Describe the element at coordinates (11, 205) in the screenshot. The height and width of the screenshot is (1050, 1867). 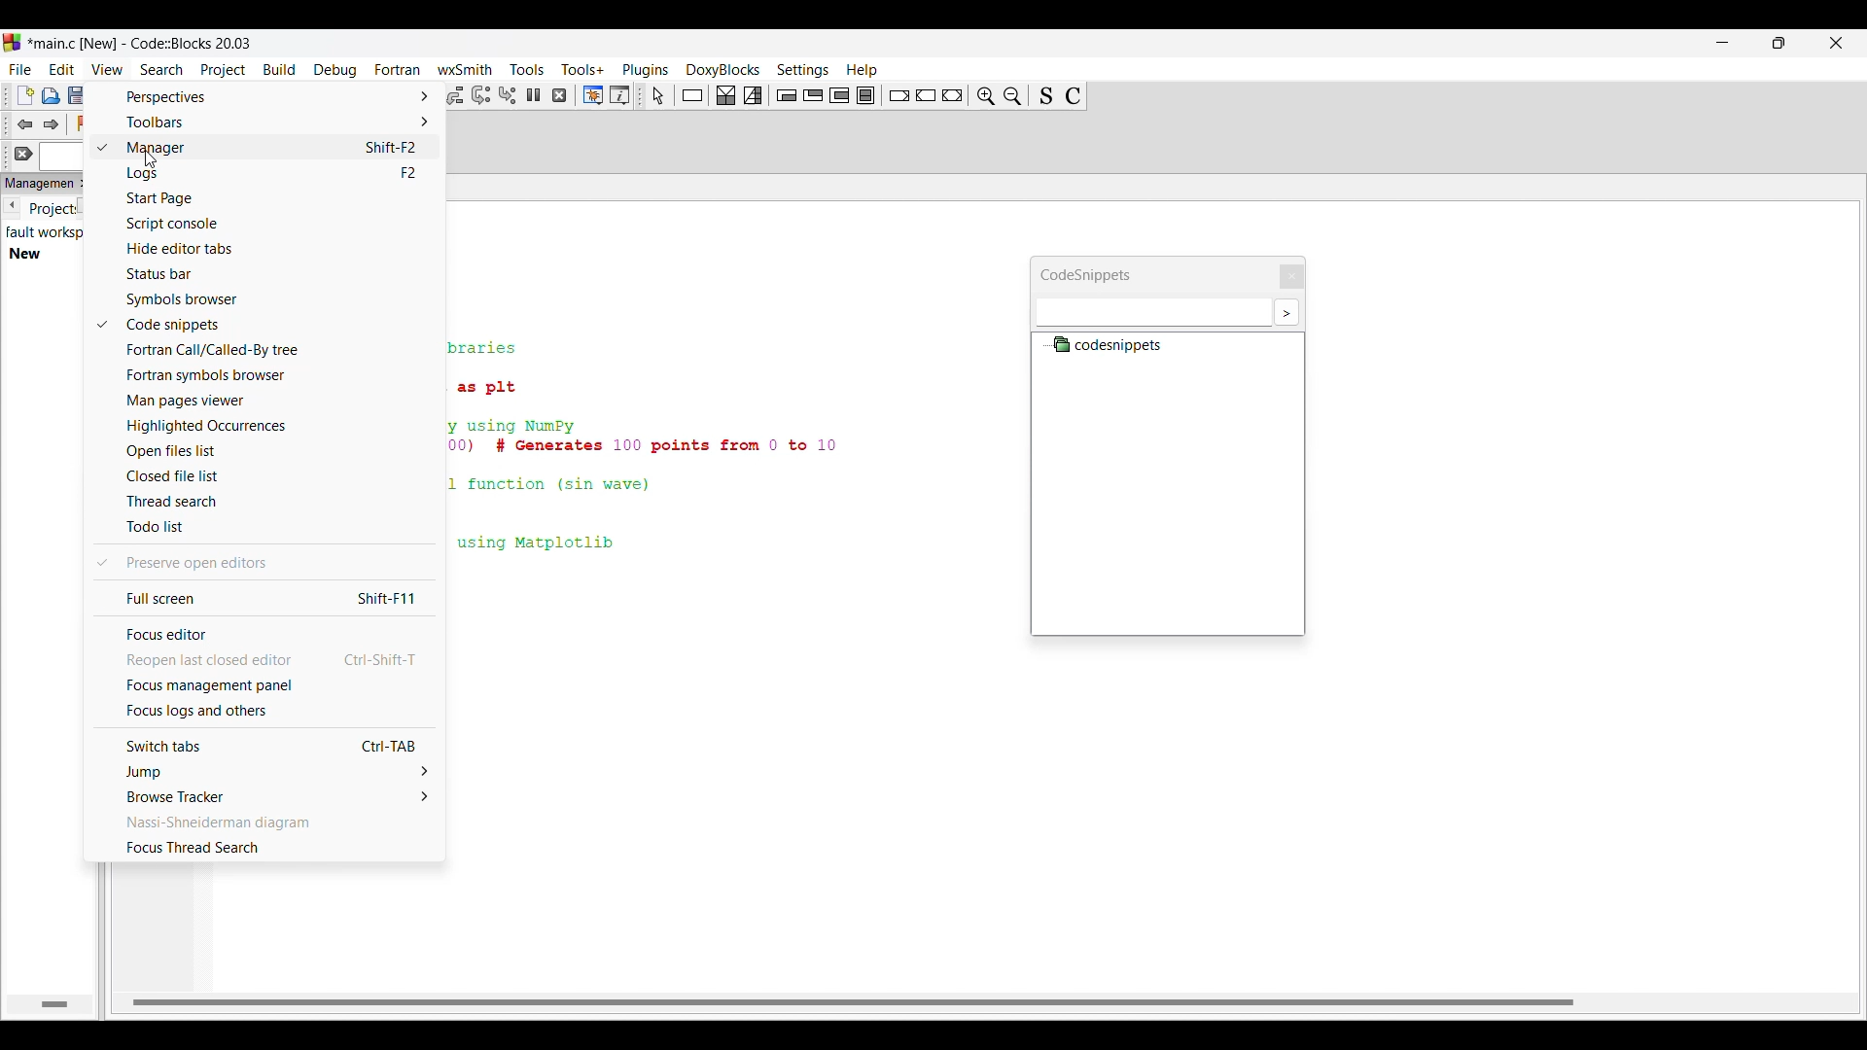
I see `Previous` at that location.